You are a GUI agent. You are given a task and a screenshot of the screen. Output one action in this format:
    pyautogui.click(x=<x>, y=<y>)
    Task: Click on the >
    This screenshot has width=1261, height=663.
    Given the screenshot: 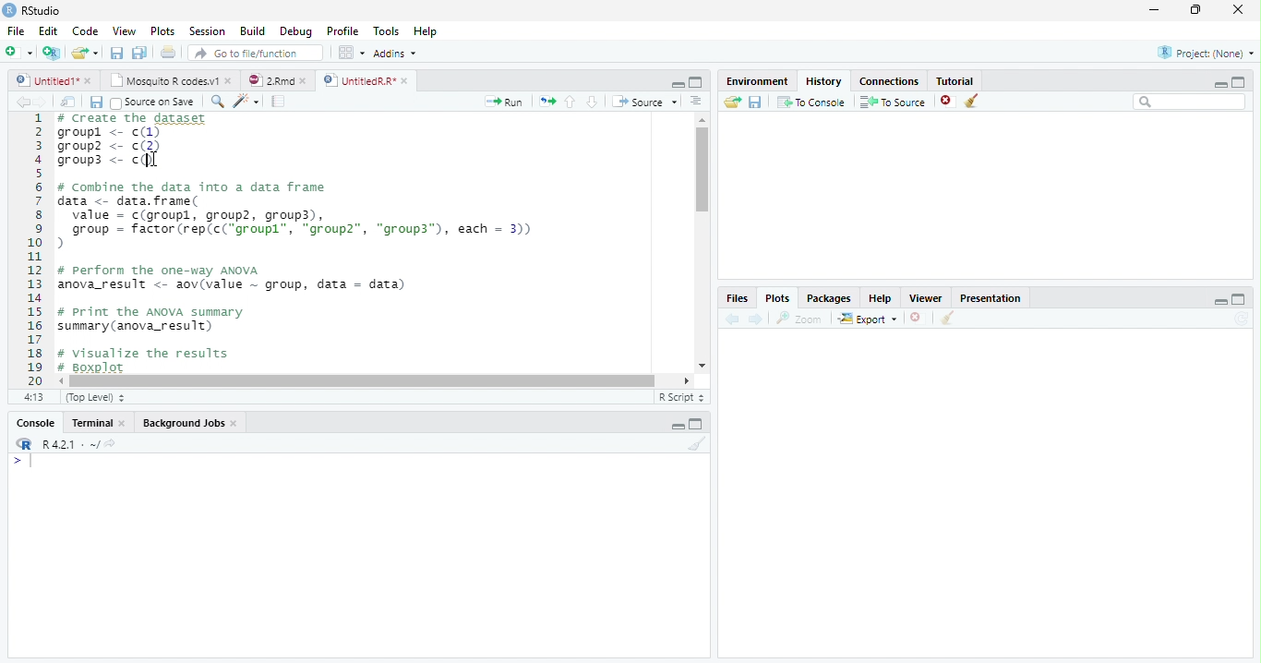 What is the action you would take?
    pyautogui.click(x=13, y=462)
    